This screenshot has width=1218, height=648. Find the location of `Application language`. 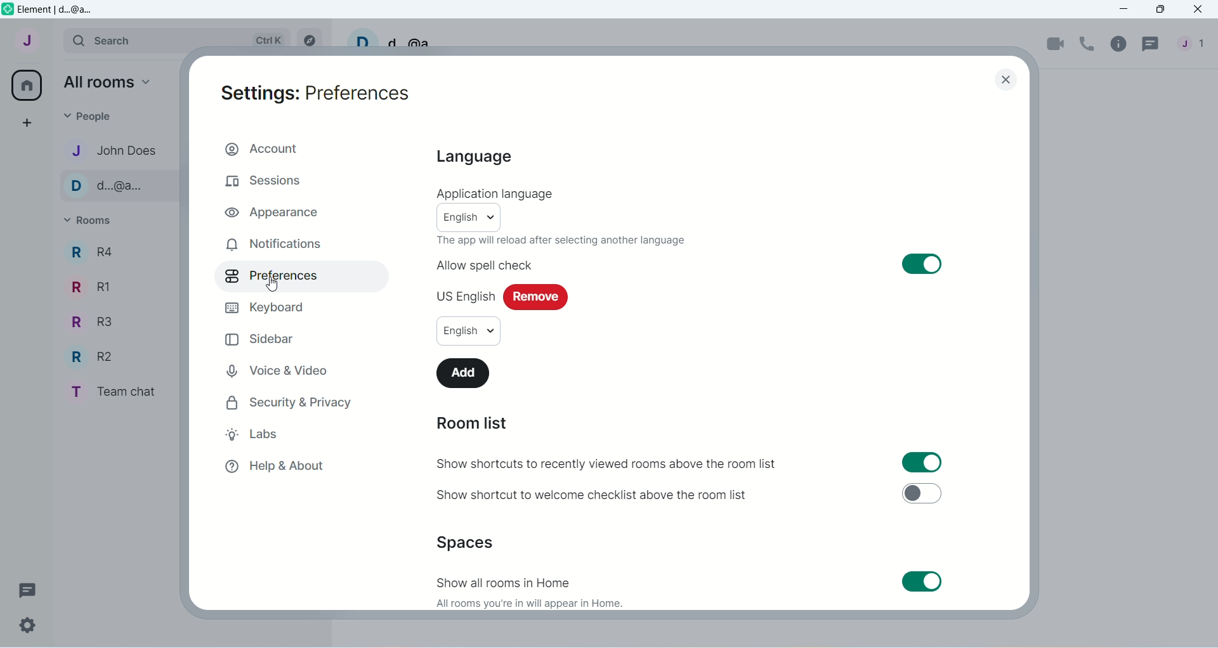

Application language is located at coordinates (501, 193).